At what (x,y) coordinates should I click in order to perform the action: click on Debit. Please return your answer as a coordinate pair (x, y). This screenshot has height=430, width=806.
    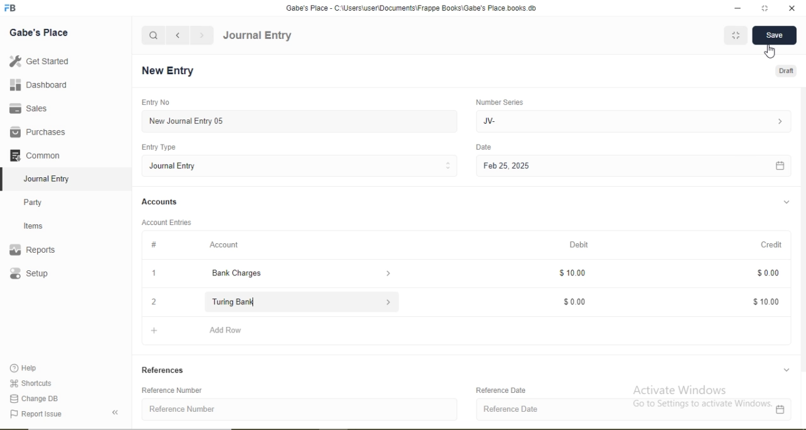
    Looking at the image, I should click on (581, 245).